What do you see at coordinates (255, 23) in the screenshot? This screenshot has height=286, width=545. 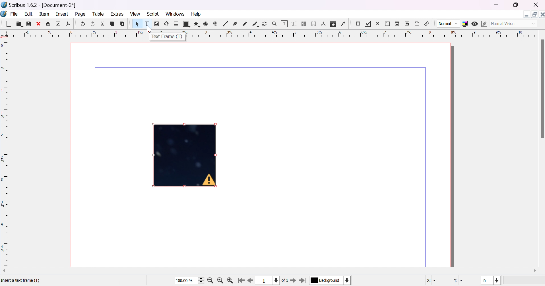 I see `calligraphic line` at bounding box center [255, 23].